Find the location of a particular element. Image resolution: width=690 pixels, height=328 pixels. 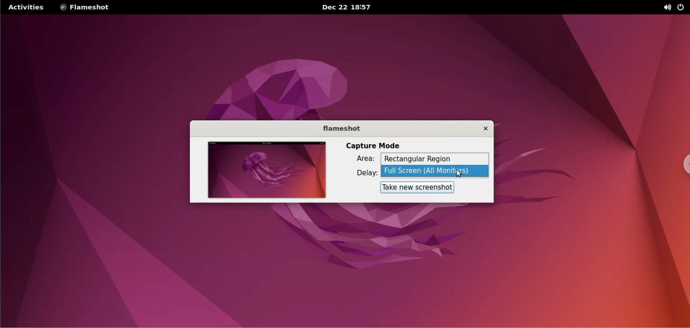

sound options is located at coordinates (668, 7).